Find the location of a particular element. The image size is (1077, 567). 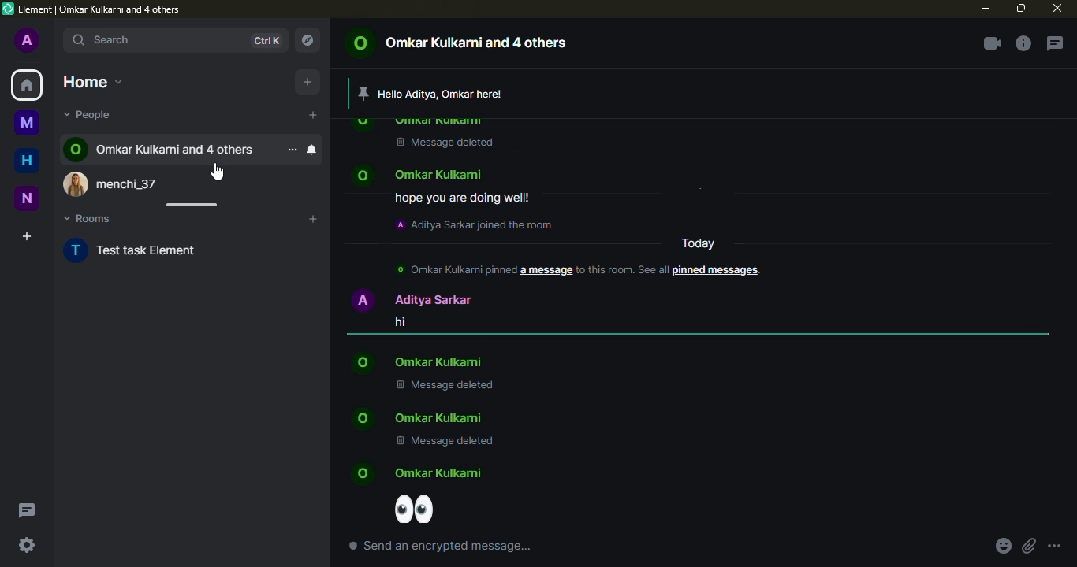

to this room. see all is located at coordinates (624, 270).